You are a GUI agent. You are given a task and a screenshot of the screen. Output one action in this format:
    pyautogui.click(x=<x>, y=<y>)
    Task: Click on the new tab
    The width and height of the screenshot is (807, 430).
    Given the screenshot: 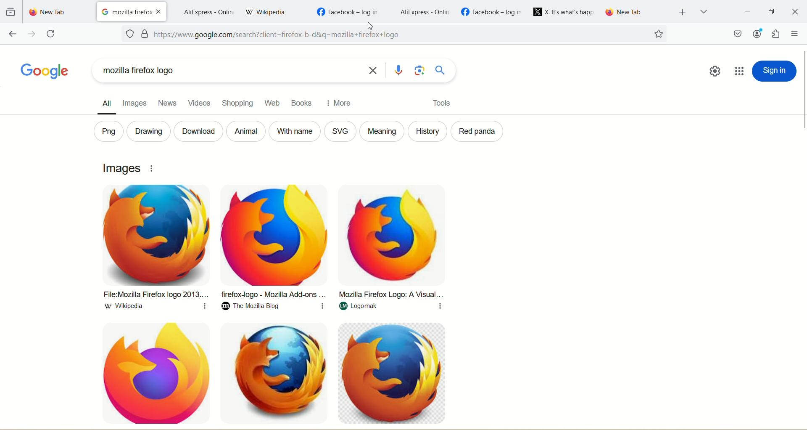 What is the action you would take?
    pyautogui.click(x=636, y=12)
    